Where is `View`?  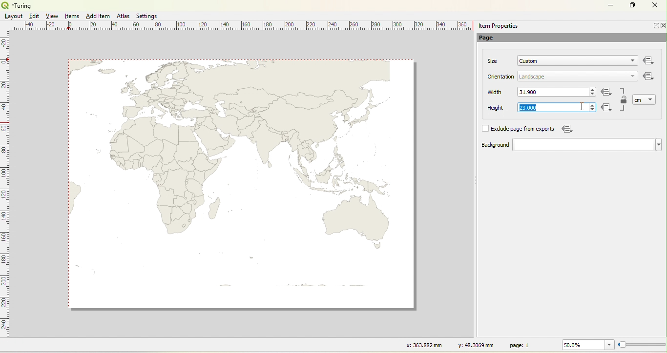 View is located at coordinates (53, 16).